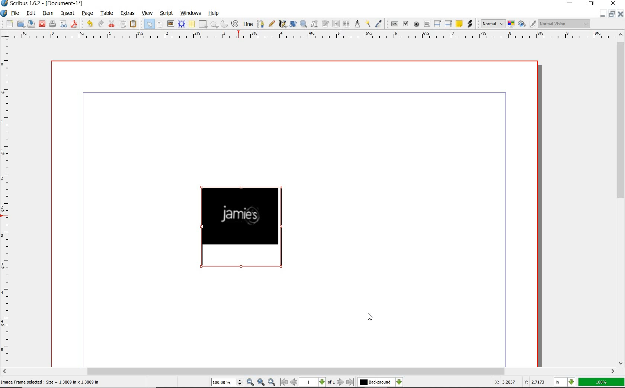 This screenshot has height=388, width=625. Describe the element at coordinates (261, 24) in the screenshot. I see `Bezier curve` at that location.